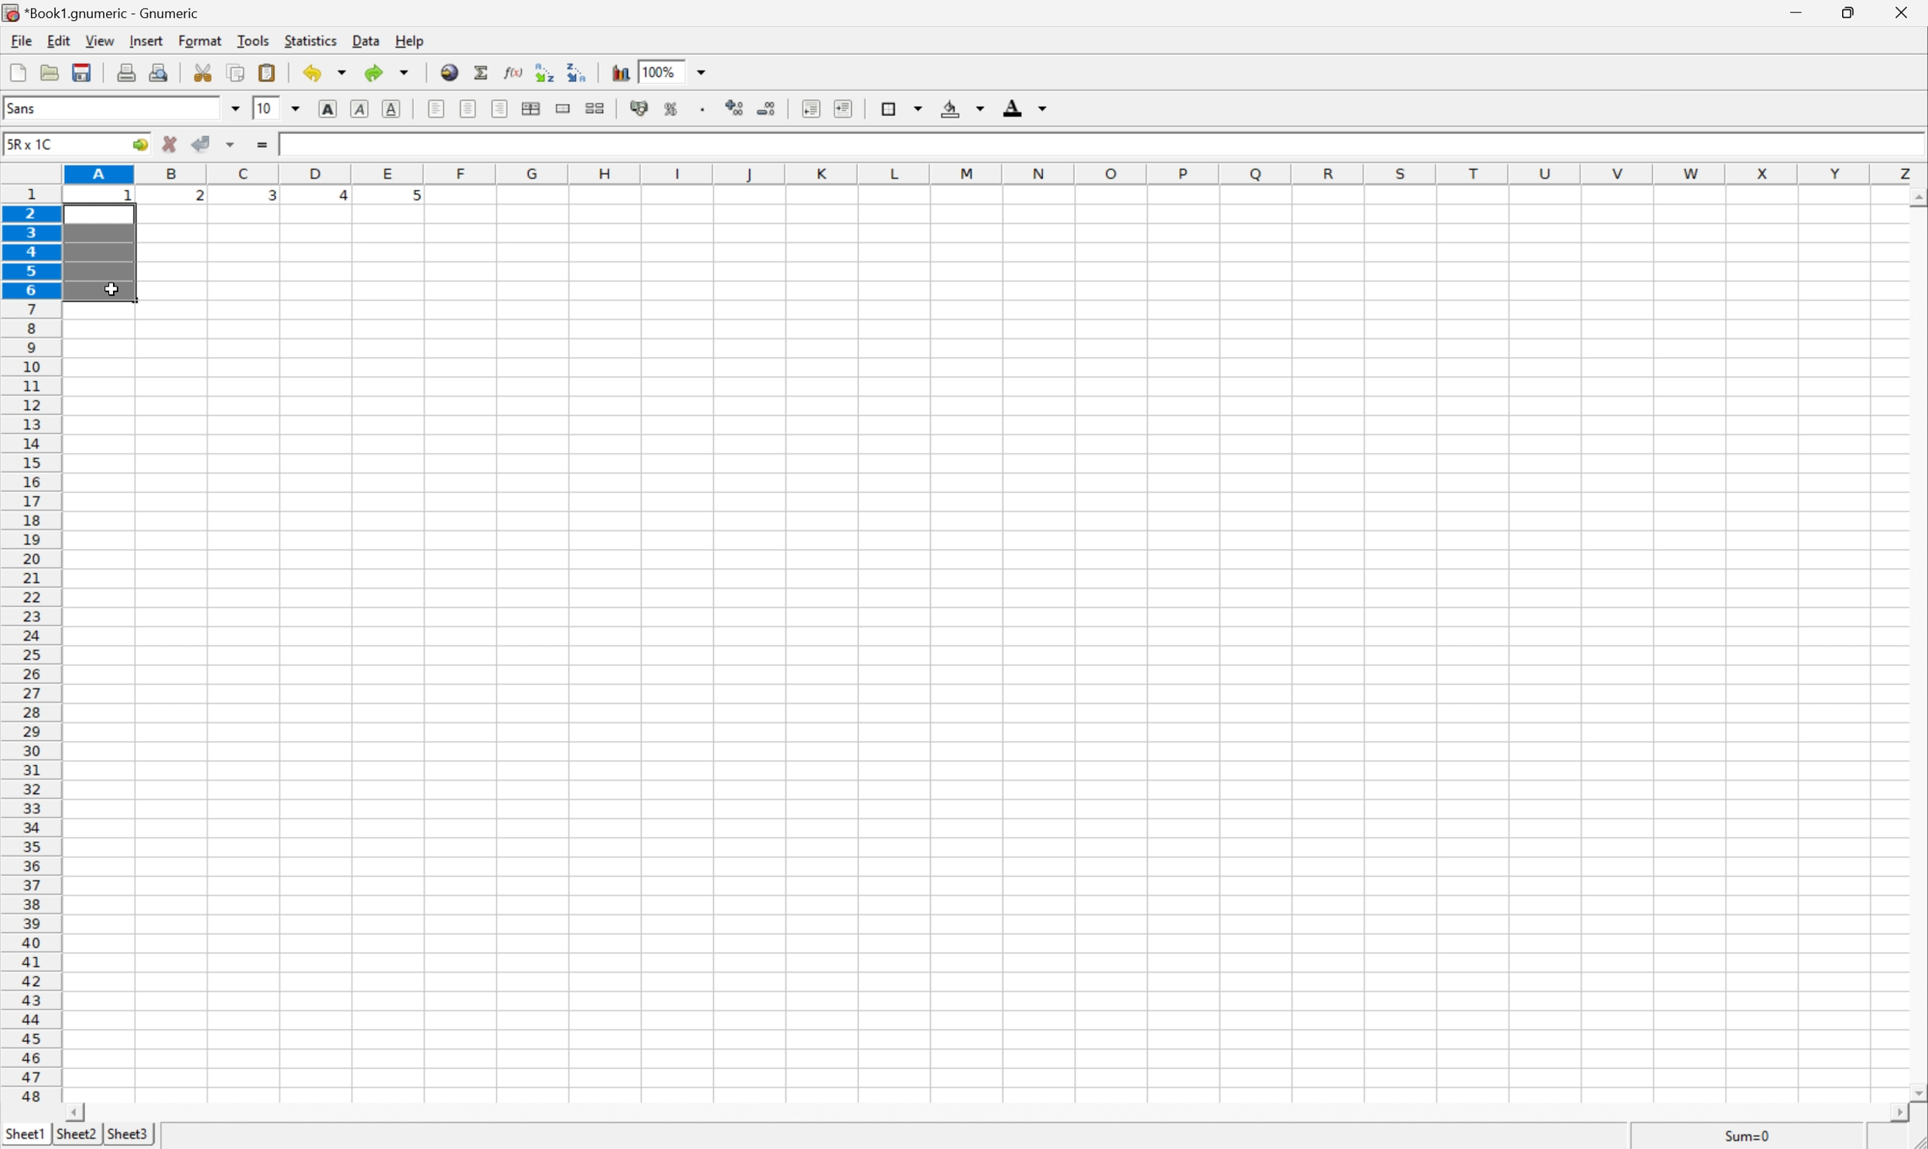 This screenshot has width=1928, height=1149. Describe the element at coordinates (82, 72) in the screenshot. I see `save current workbook` at that location.